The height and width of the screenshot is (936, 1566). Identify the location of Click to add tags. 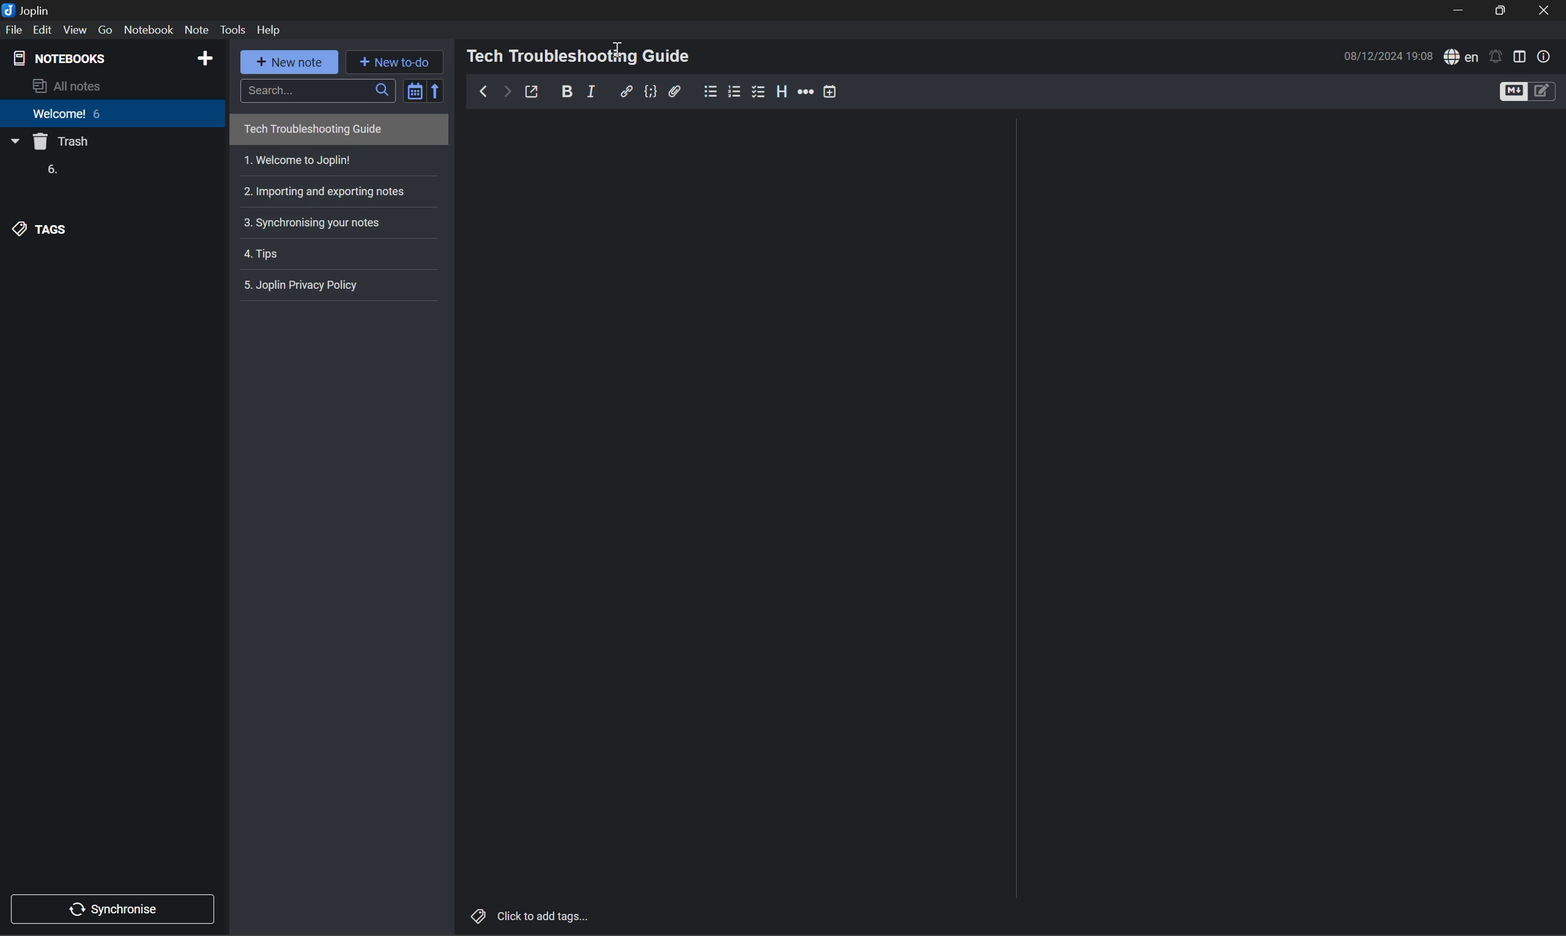
(532, 915).